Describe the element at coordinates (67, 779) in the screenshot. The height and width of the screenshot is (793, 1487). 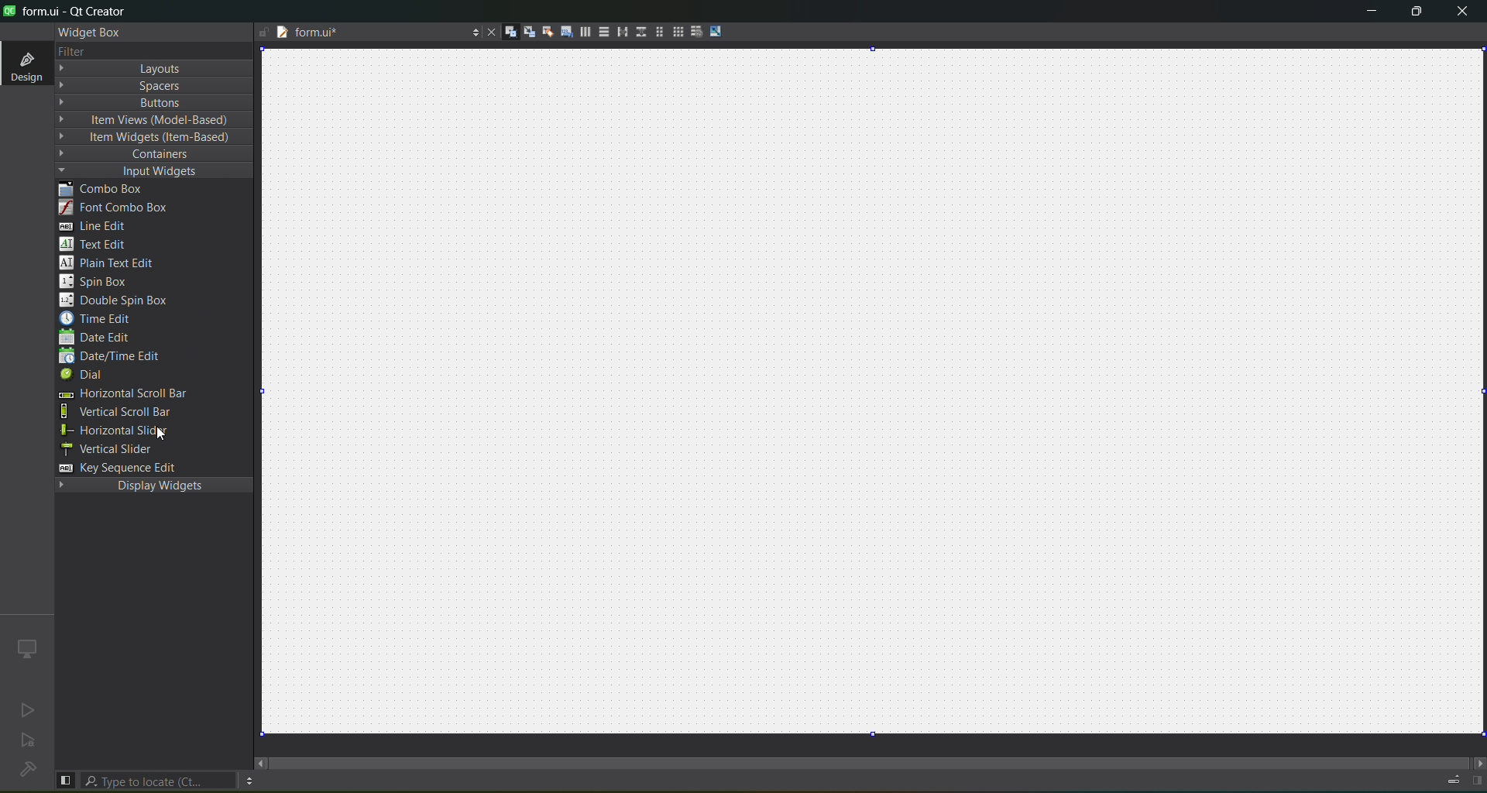
I see `show left` at that location.